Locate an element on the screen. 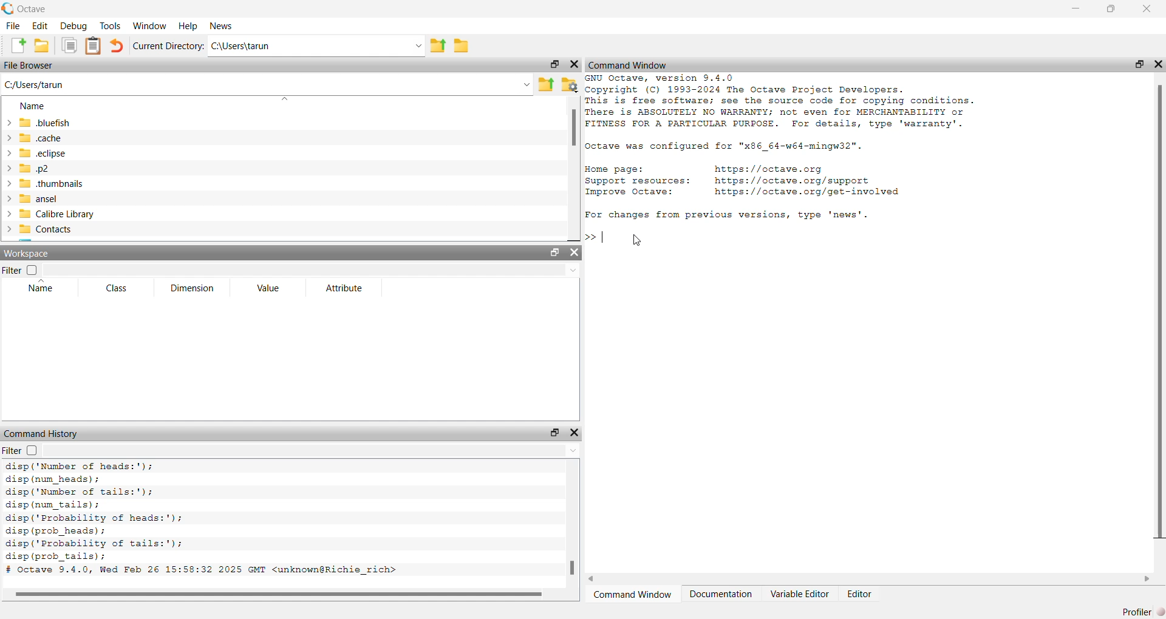 Image resolution: width=1166 pixels, height=619 pixels. vertical scroll bar is located at coordinates (573, 524).